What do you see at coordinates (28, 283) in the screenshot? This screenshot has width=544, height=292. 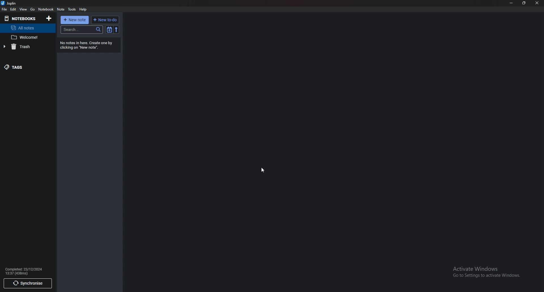 I see `Synchronize` at bounding box center [28, 283].